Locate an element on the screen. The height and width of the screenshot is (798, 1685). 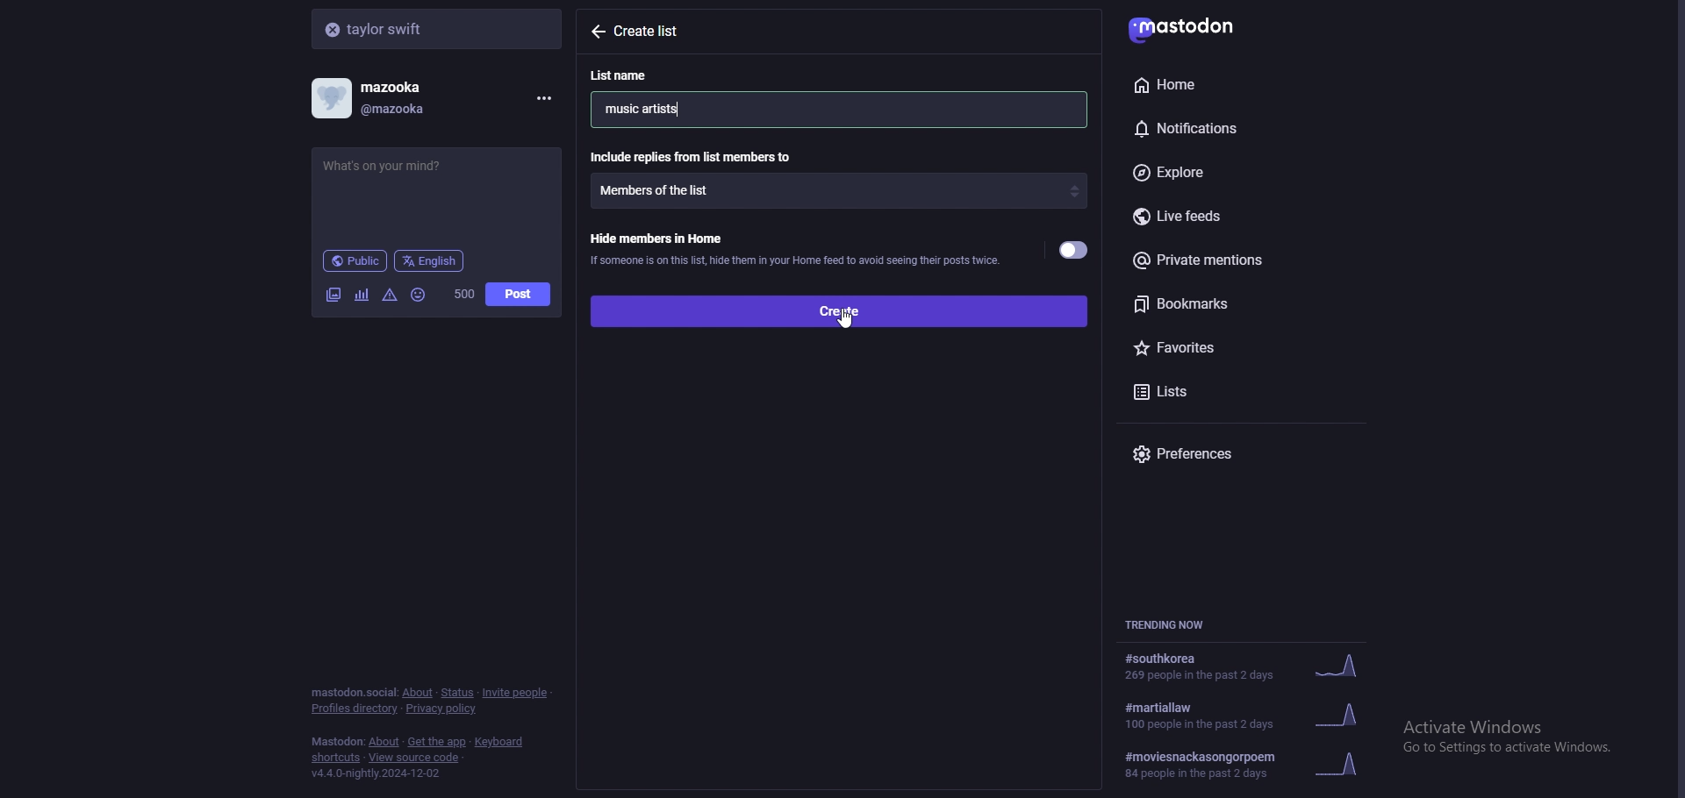
toggle is located at coordinates (1075, 251).